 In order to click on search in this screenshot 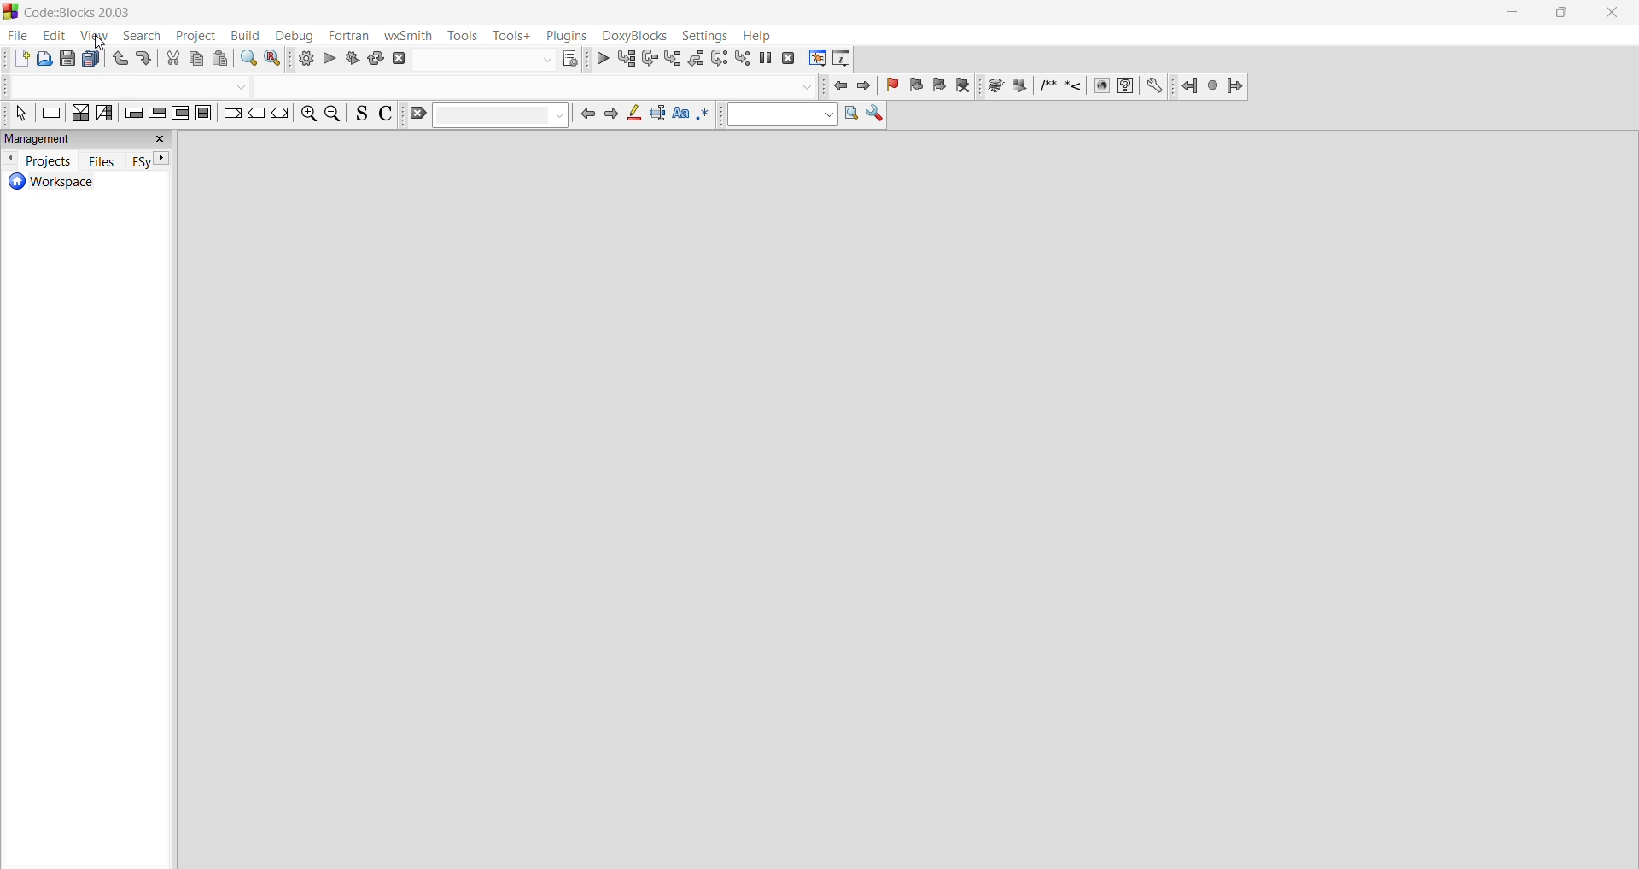, I will do `click(141, 36)`.